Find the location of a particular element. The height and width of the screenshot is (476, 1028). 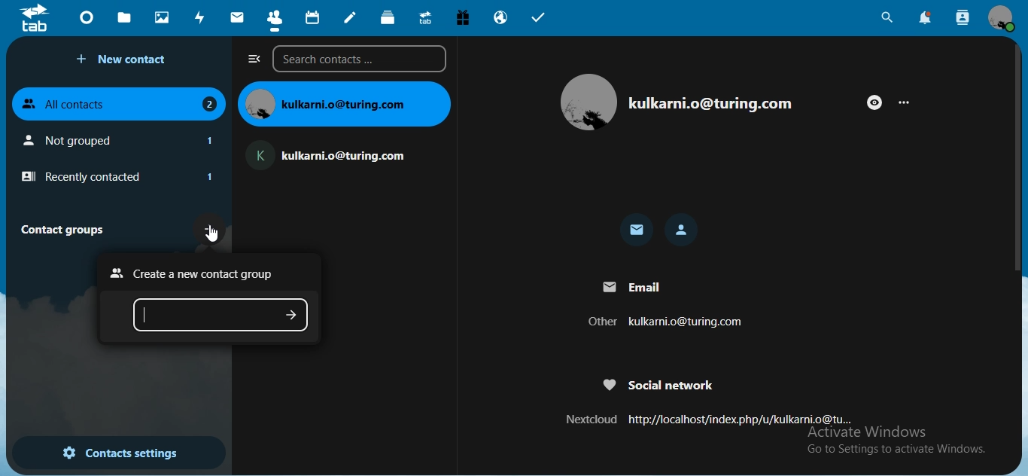

not grouped is located at coordinates (122, 140).